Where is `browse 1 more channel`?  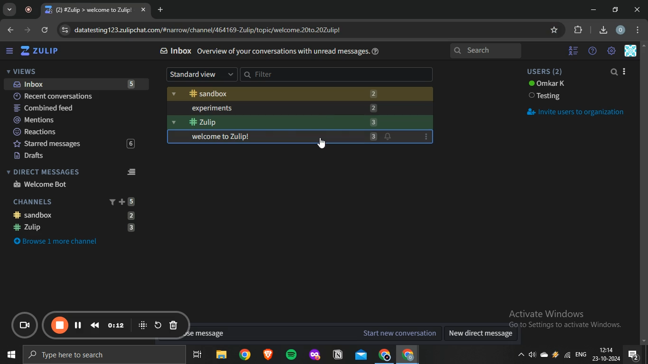 browse 1 more channel is located at coordinates (62, 240).